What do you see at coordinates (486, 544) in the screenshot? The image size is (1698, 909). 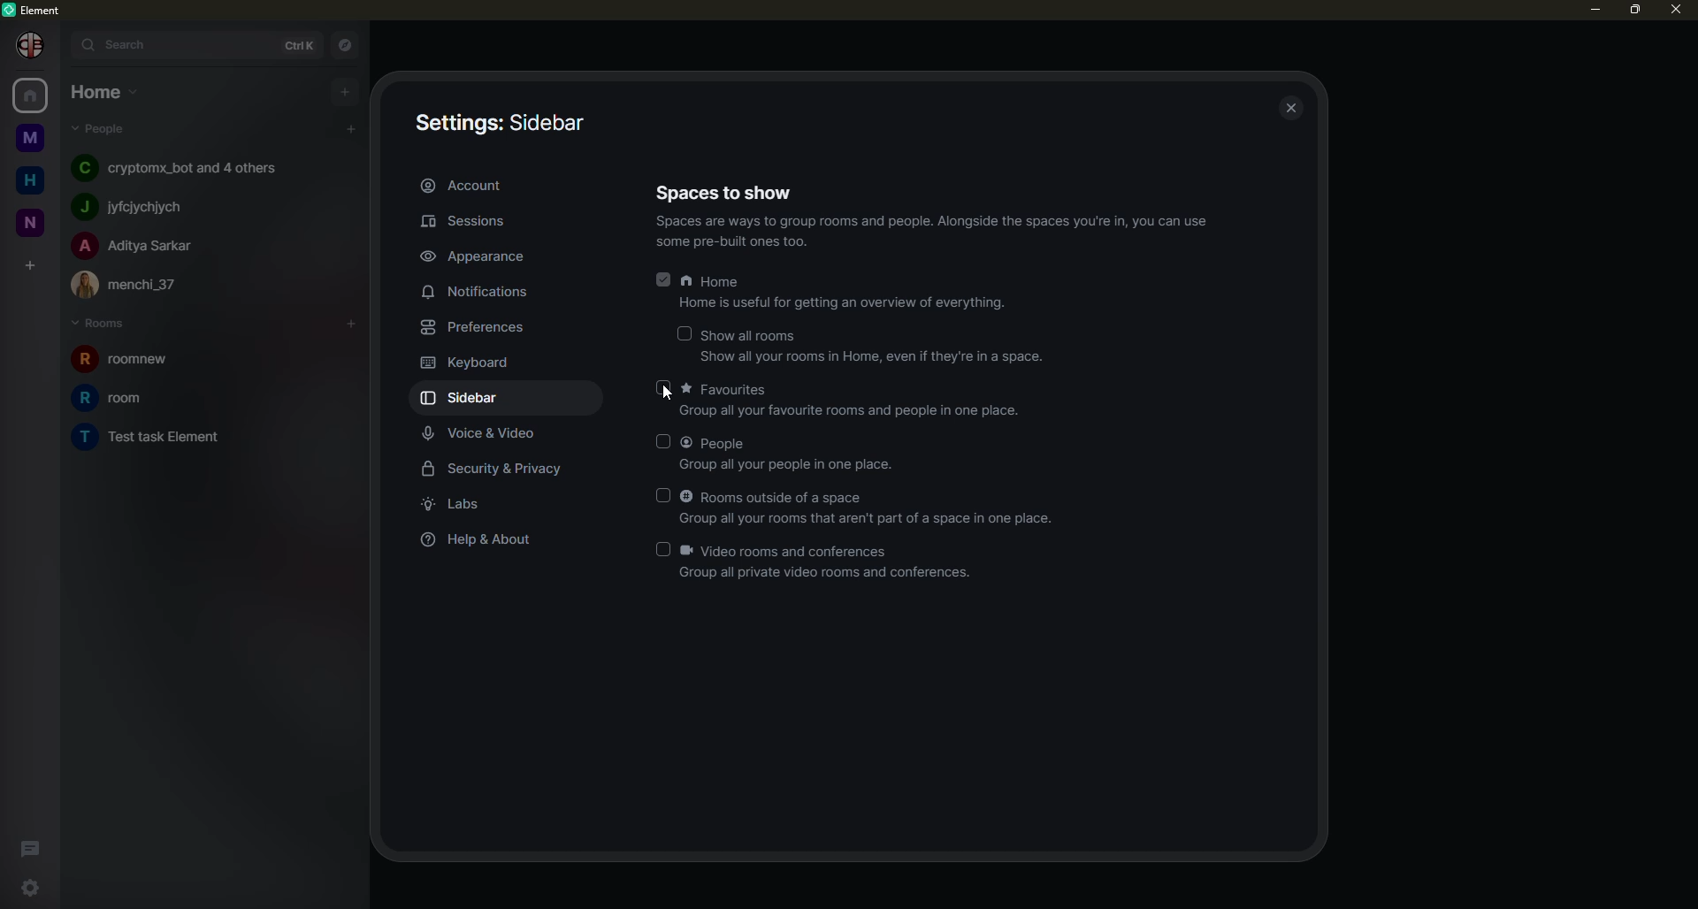 I see `help & about` at bounding box center [486, 544].